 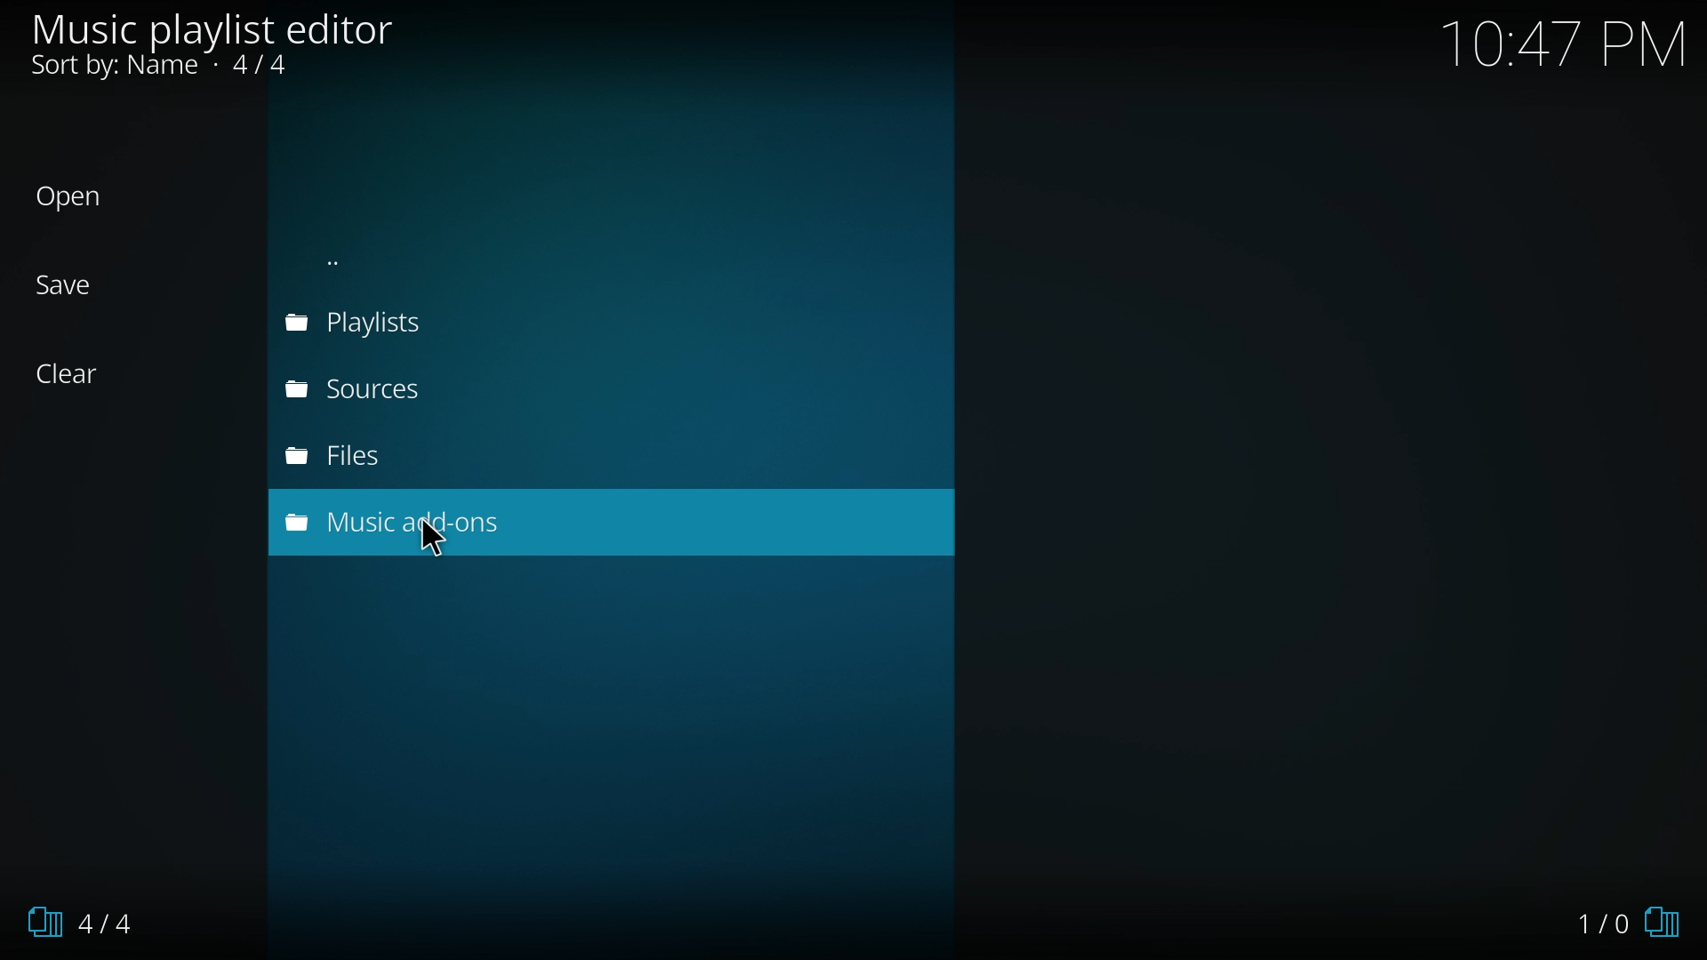 What do you see at coordinates (365, 391) in the screenshot?
I see `sources` at bounding box center [365, 391].